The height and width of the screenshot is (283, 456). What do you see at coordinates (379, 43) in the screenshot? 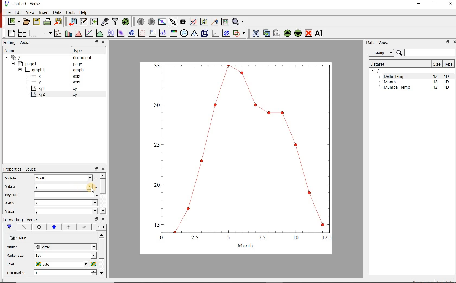
I see `Data - Veusz` at bounding box center [379, 43].